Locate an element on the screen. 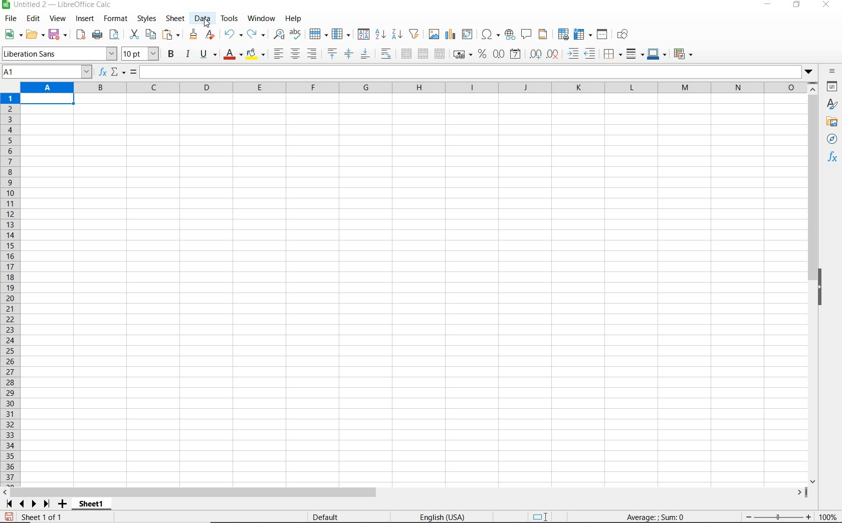 This screenshot has width=842, height=523. export as pdf is located at coordinates (80, 35).